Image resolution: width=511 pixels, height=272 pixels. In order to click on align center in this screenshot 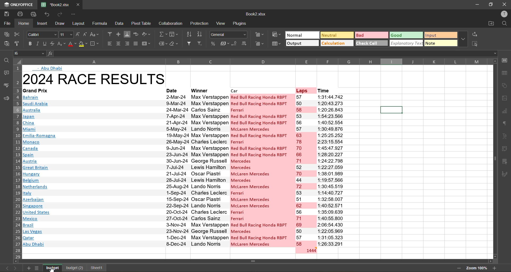, I will do `click(118, 44)`.